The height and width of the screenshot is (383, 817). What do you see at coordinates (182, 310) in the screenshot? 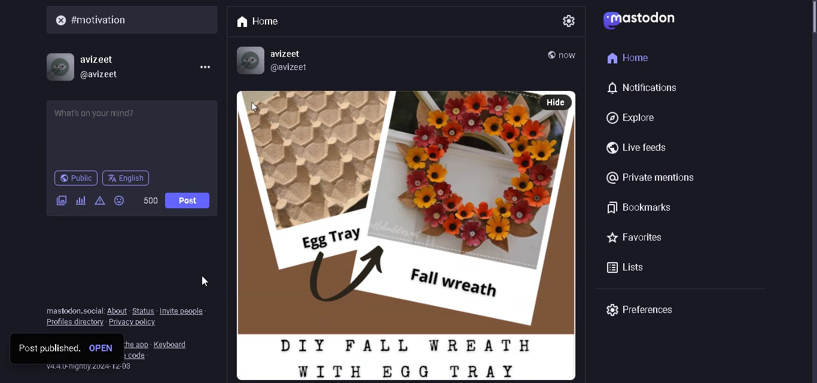
I see `invite people` at bounding box center [182, 310].